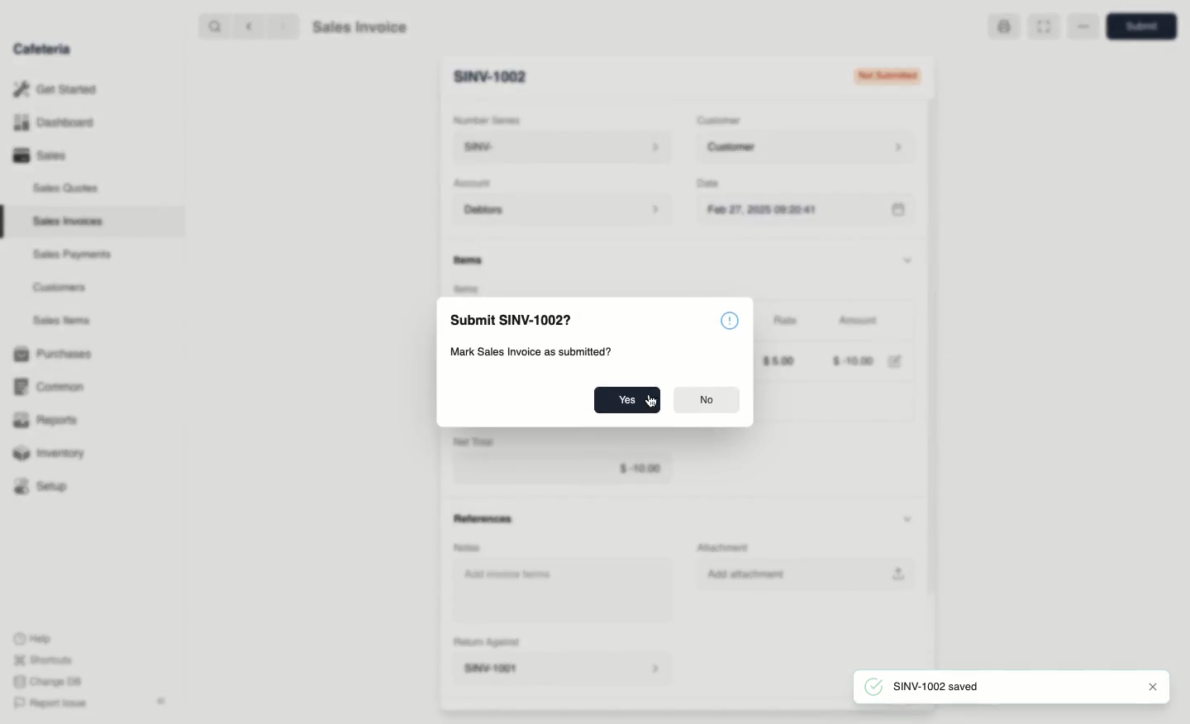  Describe the element at coordinates (477, 183) in the screenshot. I see `Account` at that location.